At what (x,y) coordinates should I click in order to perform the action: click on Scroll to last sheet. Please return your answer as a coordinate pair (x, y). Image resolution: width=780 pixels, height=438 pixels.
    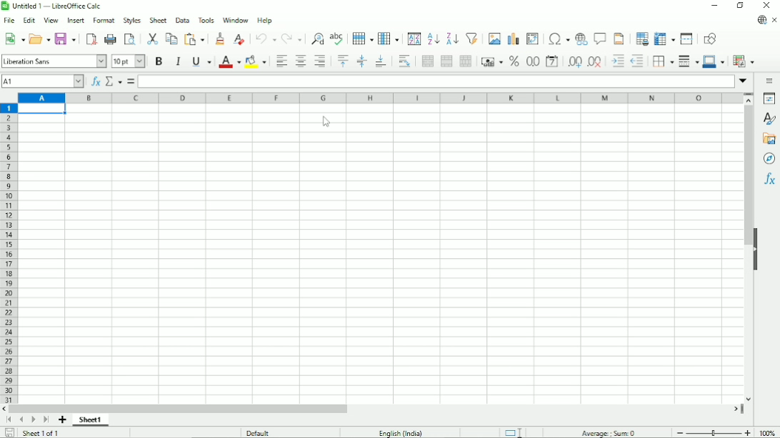
    Looking at the image, I should click on (46, 420).